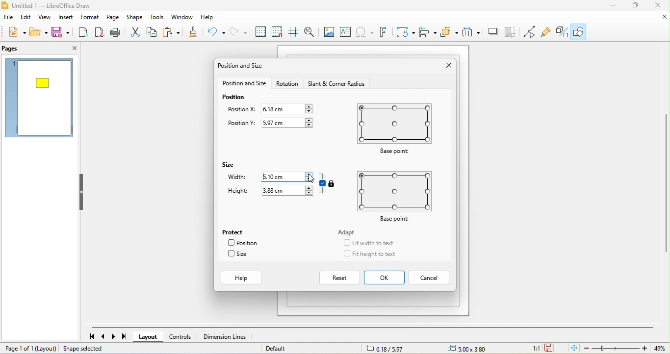  Describe the element at coordinates (155, 31) in the screenshot. I see `copy` at that location.